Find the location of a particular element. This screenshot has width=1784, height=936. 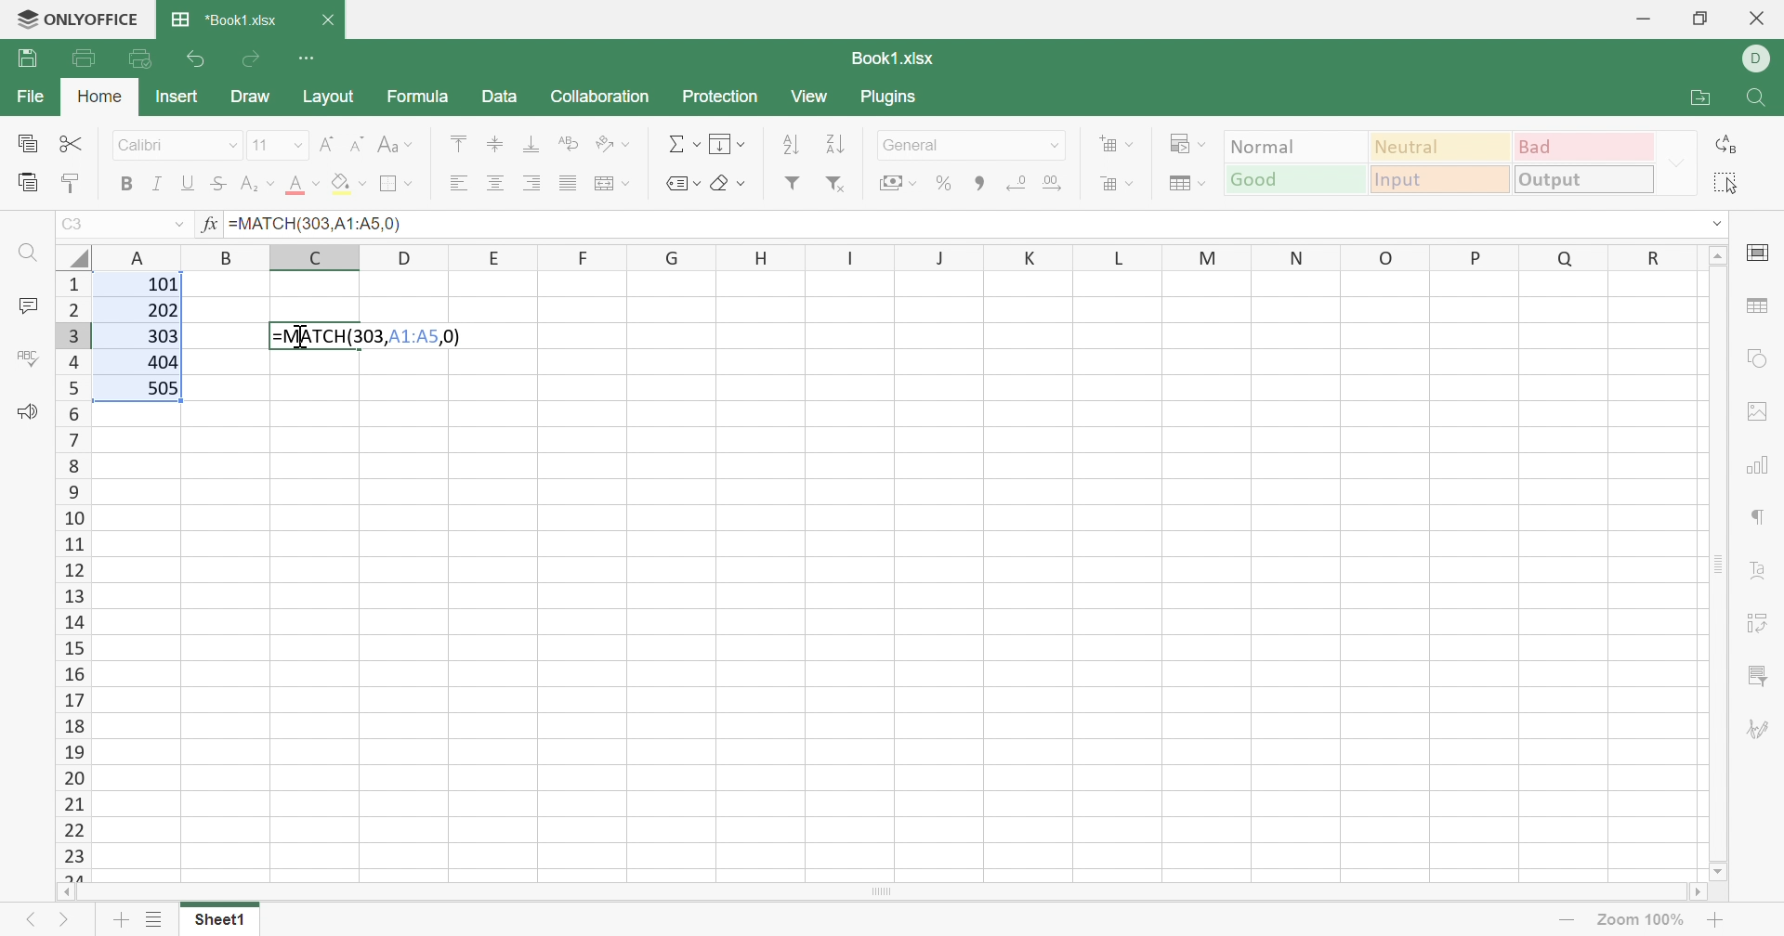

Font color is located at coordinates (305, 187).